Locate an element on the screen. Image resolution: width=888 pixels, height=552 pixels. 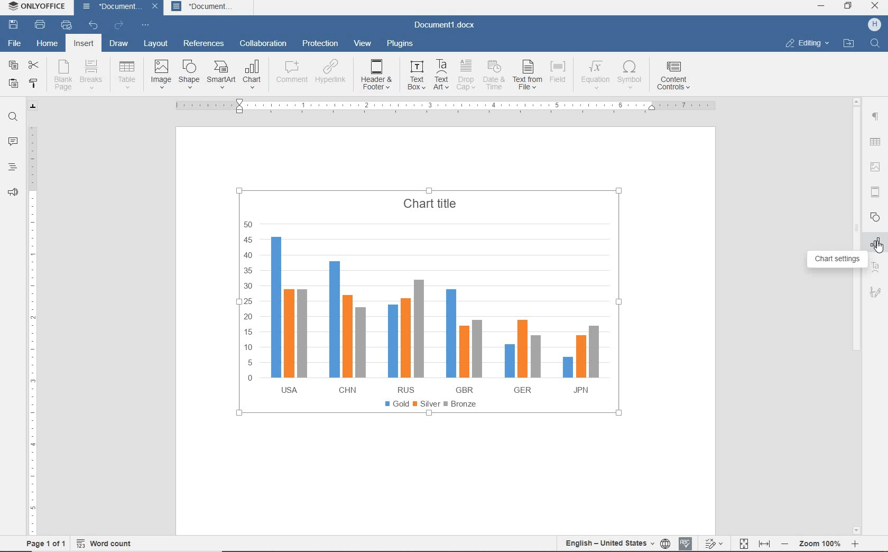
chart is located at coordinates (253, 75).